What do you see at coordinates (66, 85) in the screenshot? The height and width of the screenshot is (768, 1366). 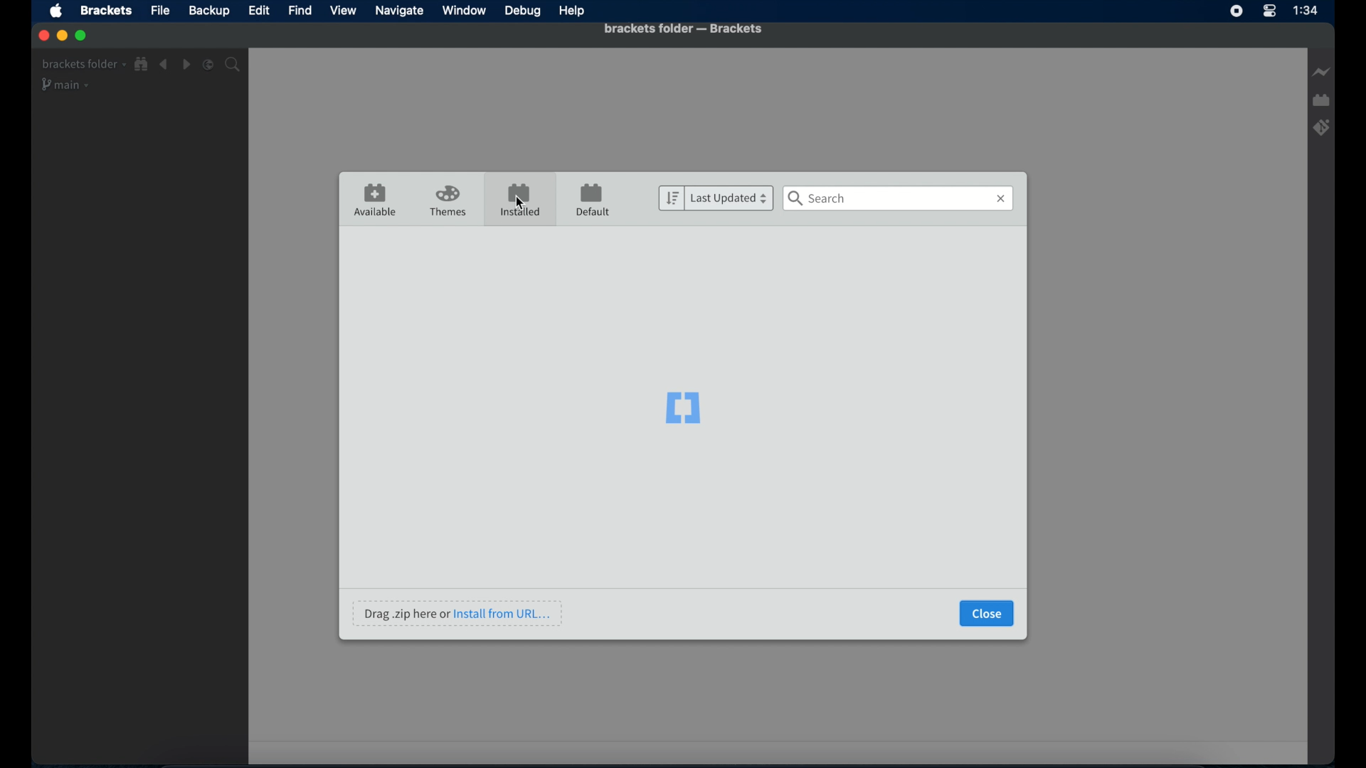 I see `Main` at bounding box center [66, 85].